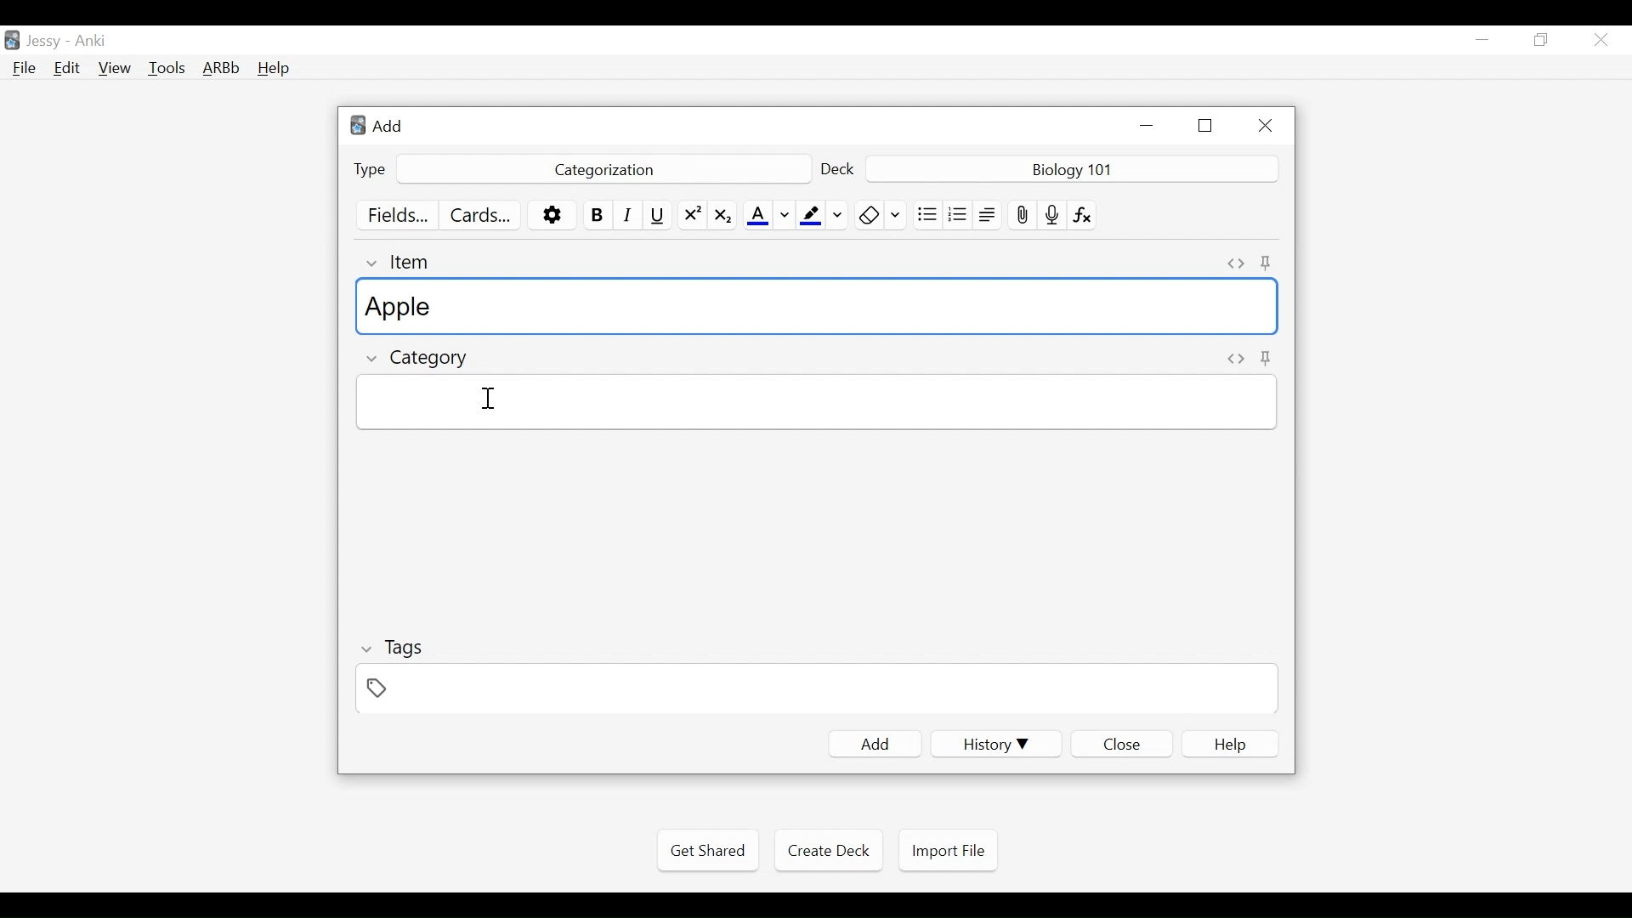 The height and width of the screenshot is (918, 1632). What do you see at coordinates (875, 745) in the screenshot?
I see `Add` at bounding box center [875, 745].